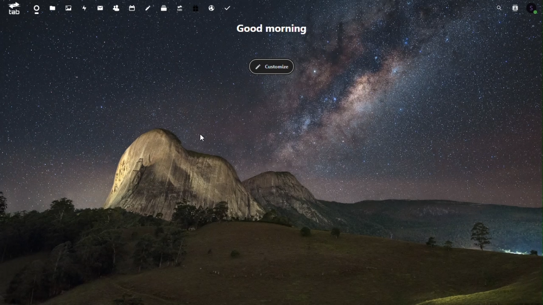  Describe the element at coordinates (196, 7) in the screenshot. I see `Free trial` at that location.